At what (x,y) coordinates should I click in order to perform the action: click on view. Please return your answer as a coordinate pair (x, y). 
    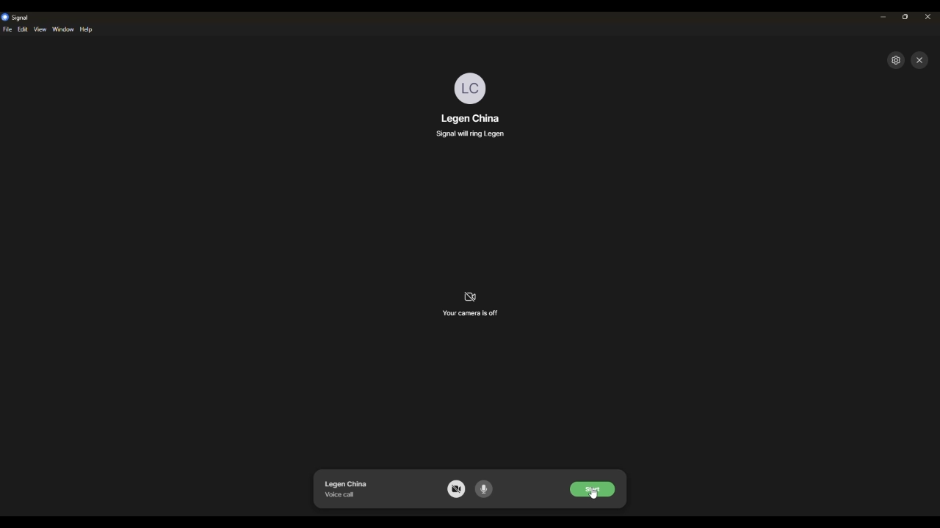
    Looking at the image, I should click on (41, 30).